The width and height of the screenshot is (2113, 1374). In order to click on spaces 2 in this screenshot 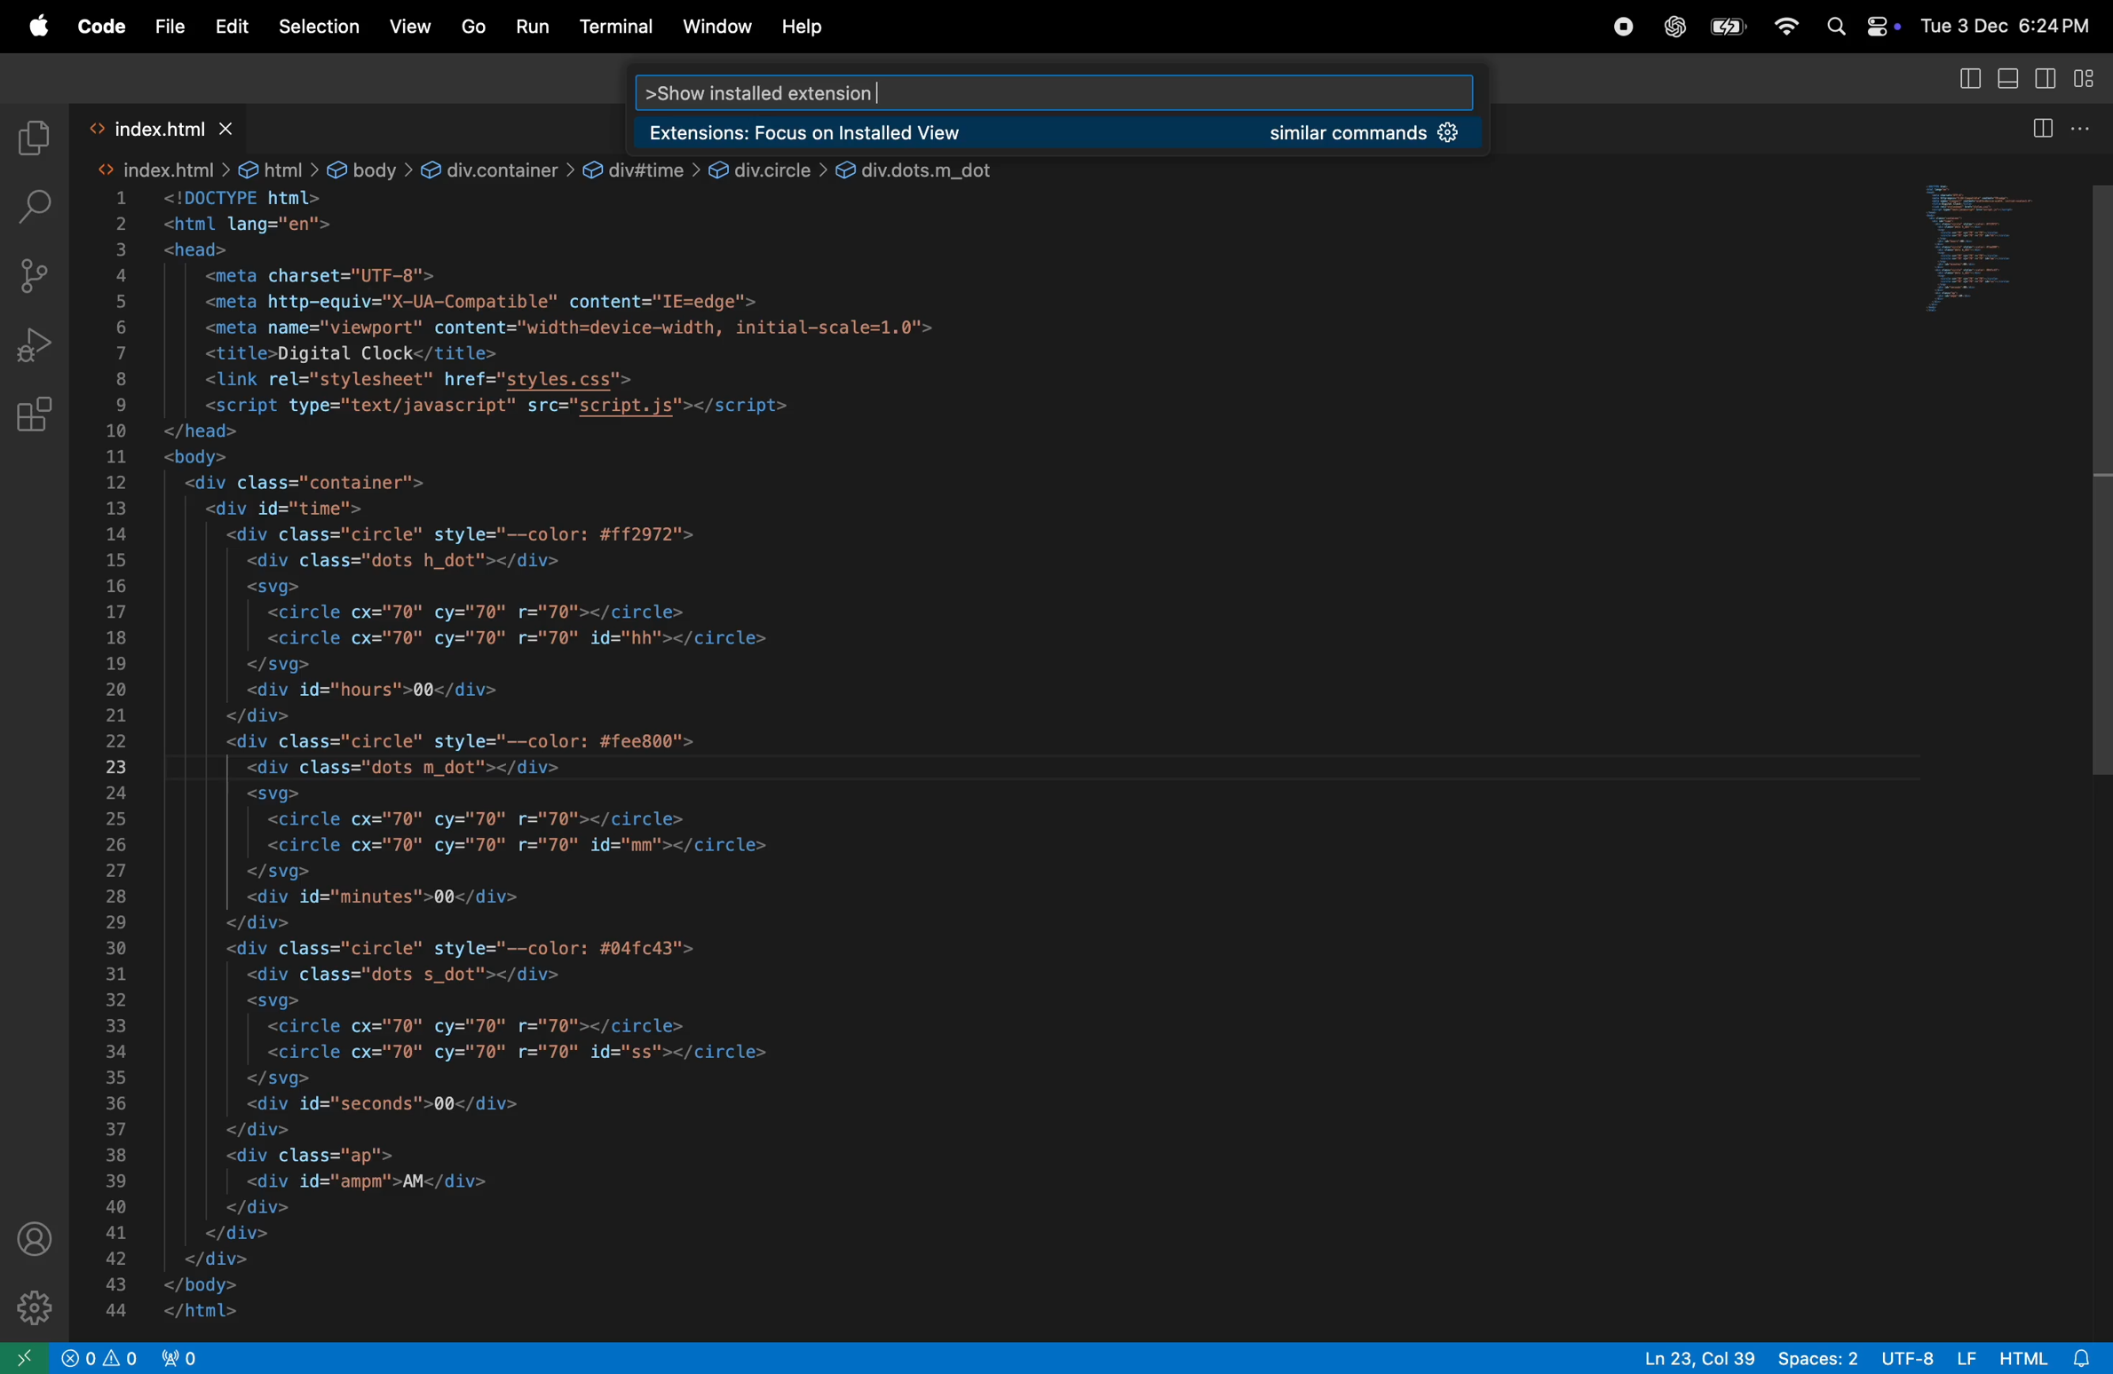, I will do `click(1822, 1356)`.